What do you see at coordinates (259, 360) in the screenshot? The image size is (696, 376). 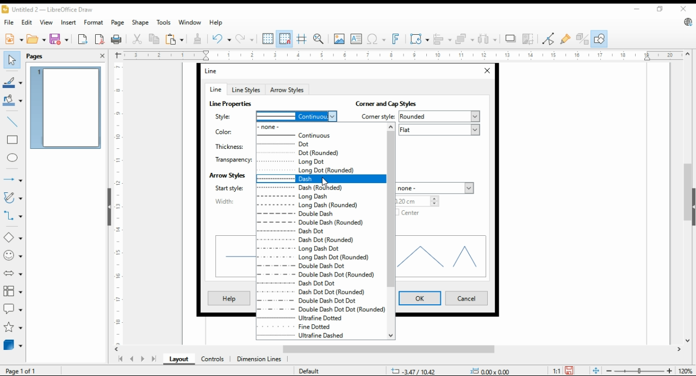 I see `dimension lines` at bounding box center [259, 360].